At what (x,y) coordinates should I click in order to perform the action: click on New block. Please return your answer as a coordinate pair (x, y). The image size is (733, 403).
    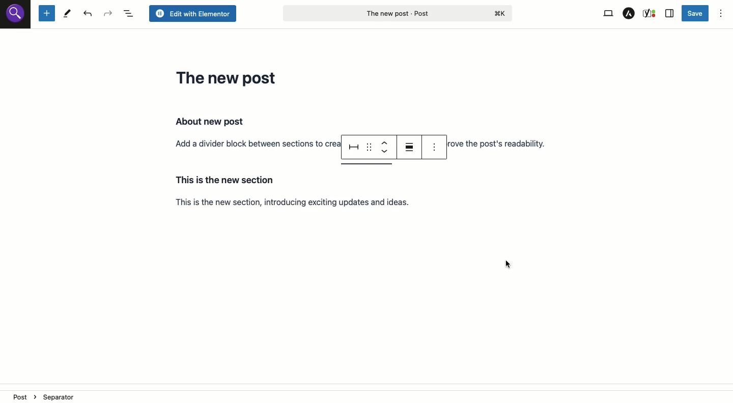
    Looking at the image, I should click on (46, 14).